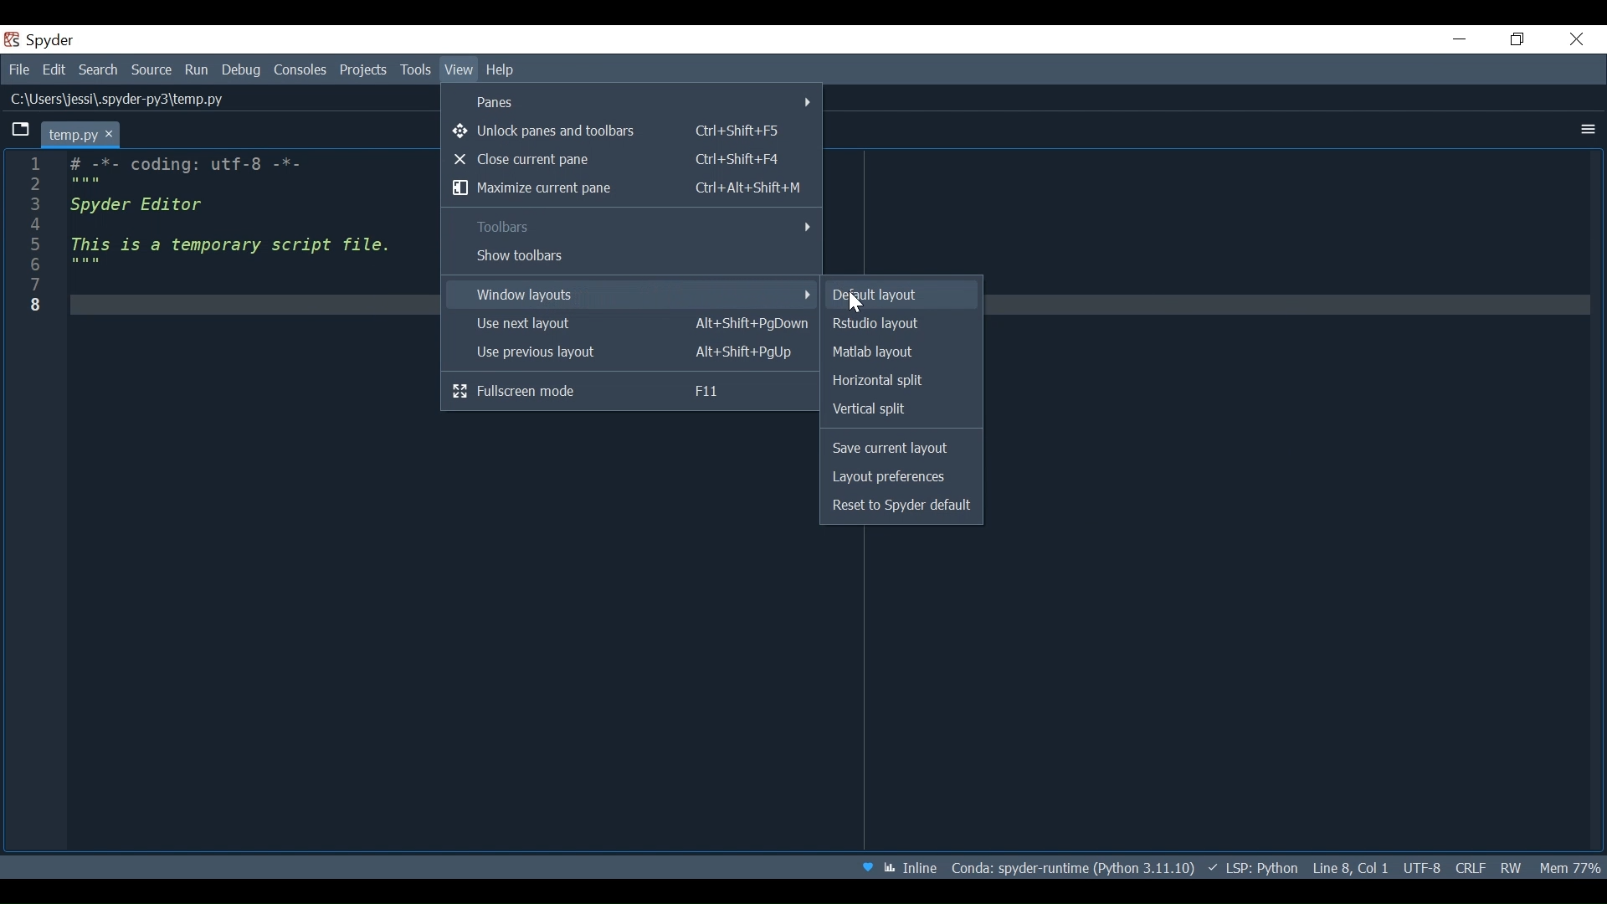 This screenshot has height=904, width=1607. What do you see at coordinates (364, 71) in the screenshot?
I see `Projects` at bounding box center [364, 71].